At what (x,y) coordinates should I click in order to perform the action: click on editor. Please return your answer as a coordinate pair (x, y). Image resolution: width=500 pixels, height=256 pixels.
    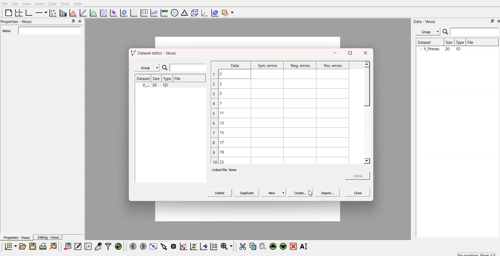
    Looking at the image, I should click on (78, 246).